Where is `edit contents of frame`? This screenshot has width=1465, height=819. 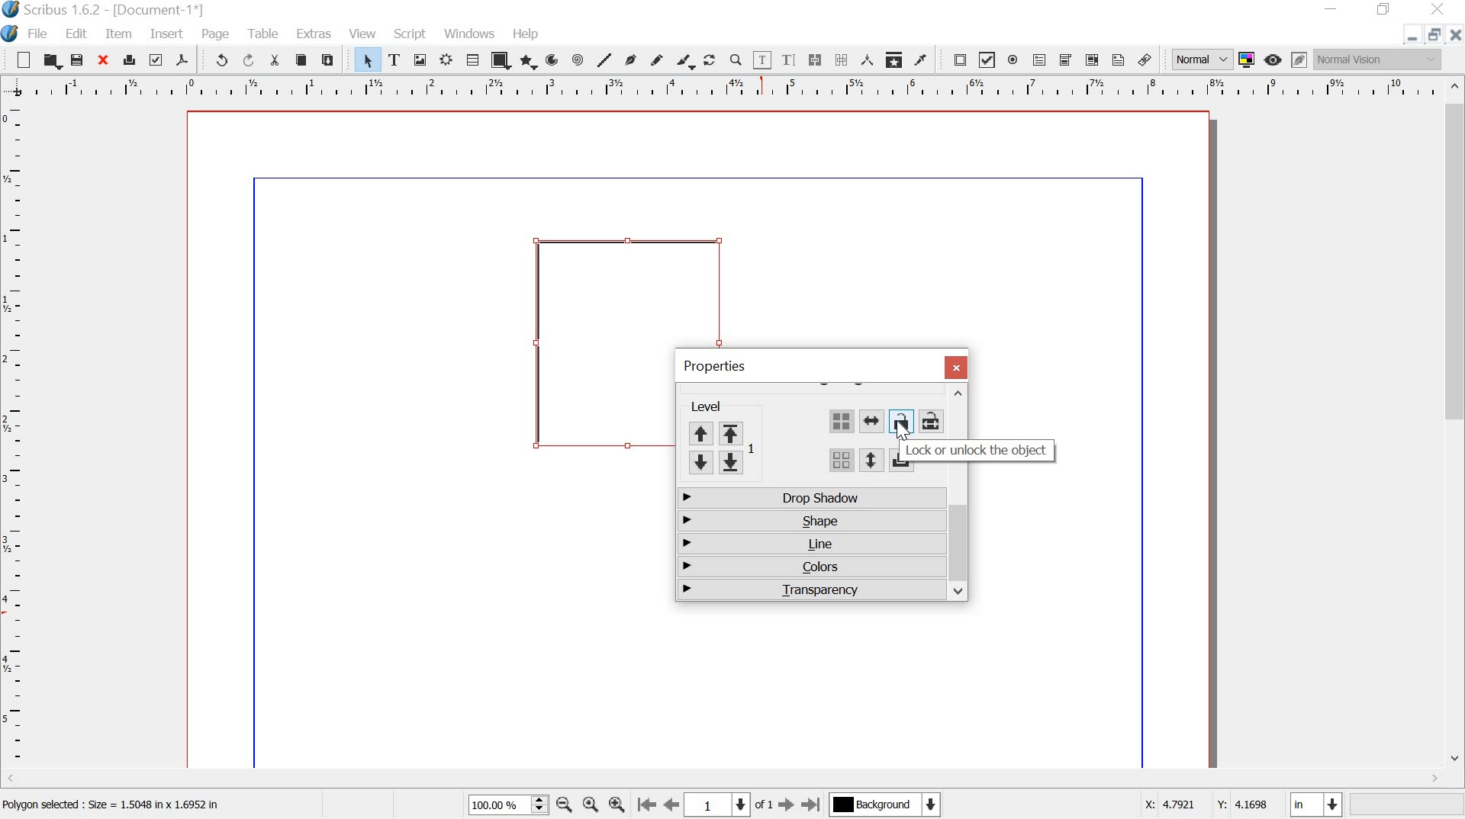 edit contents of frame is located at coordinates (761, 60).